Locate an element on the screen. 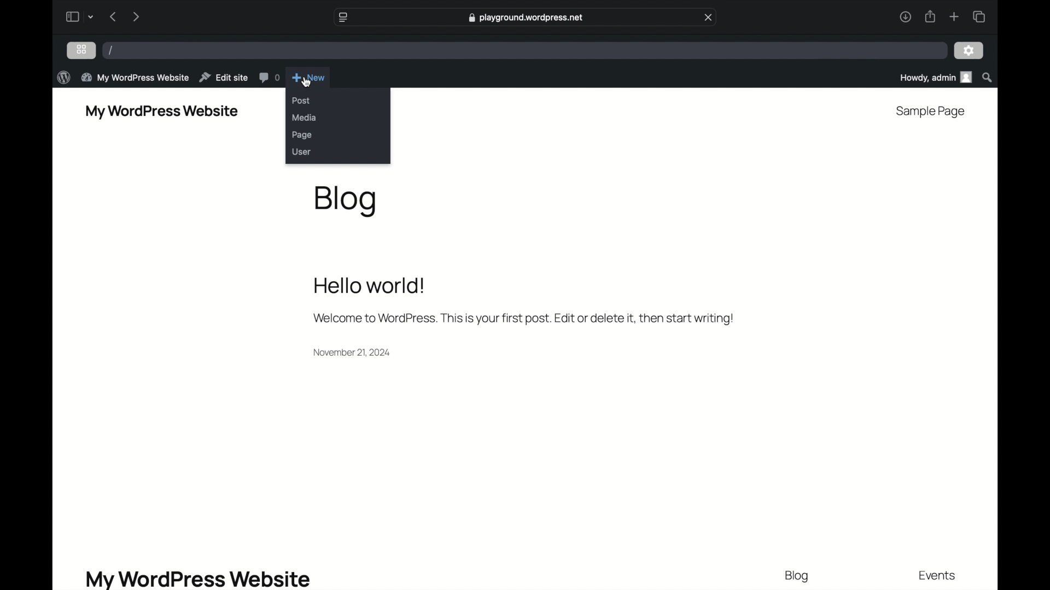  search is located at coordinates (987, 77).